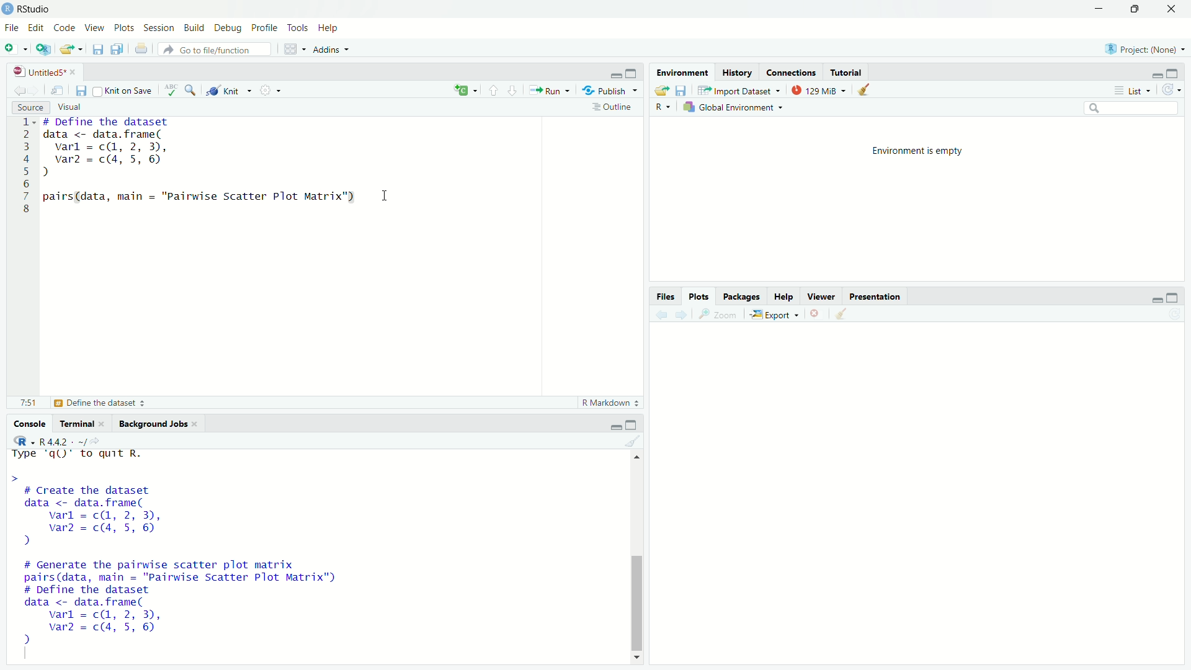 This screenshot has width=1191, height=670. Describe the element at coordinates (819, 89) in the screenshot. I see `129kib used by R session (Source: Windows System)` at that location.